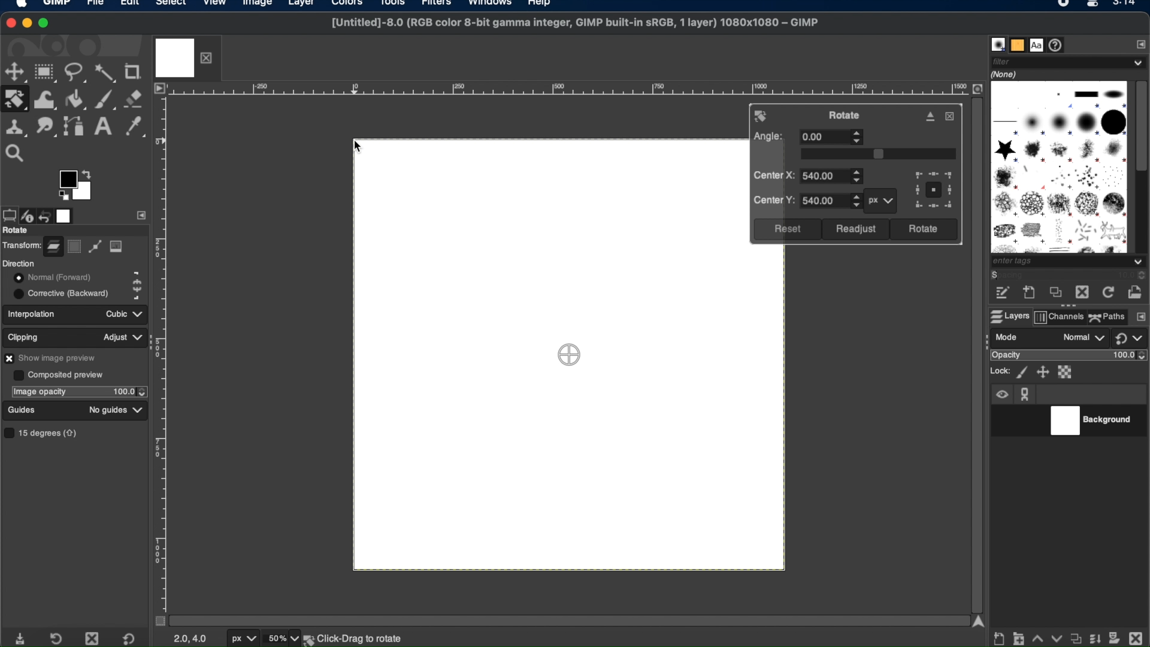  I want to click on side bar settings, so click(142, 214).